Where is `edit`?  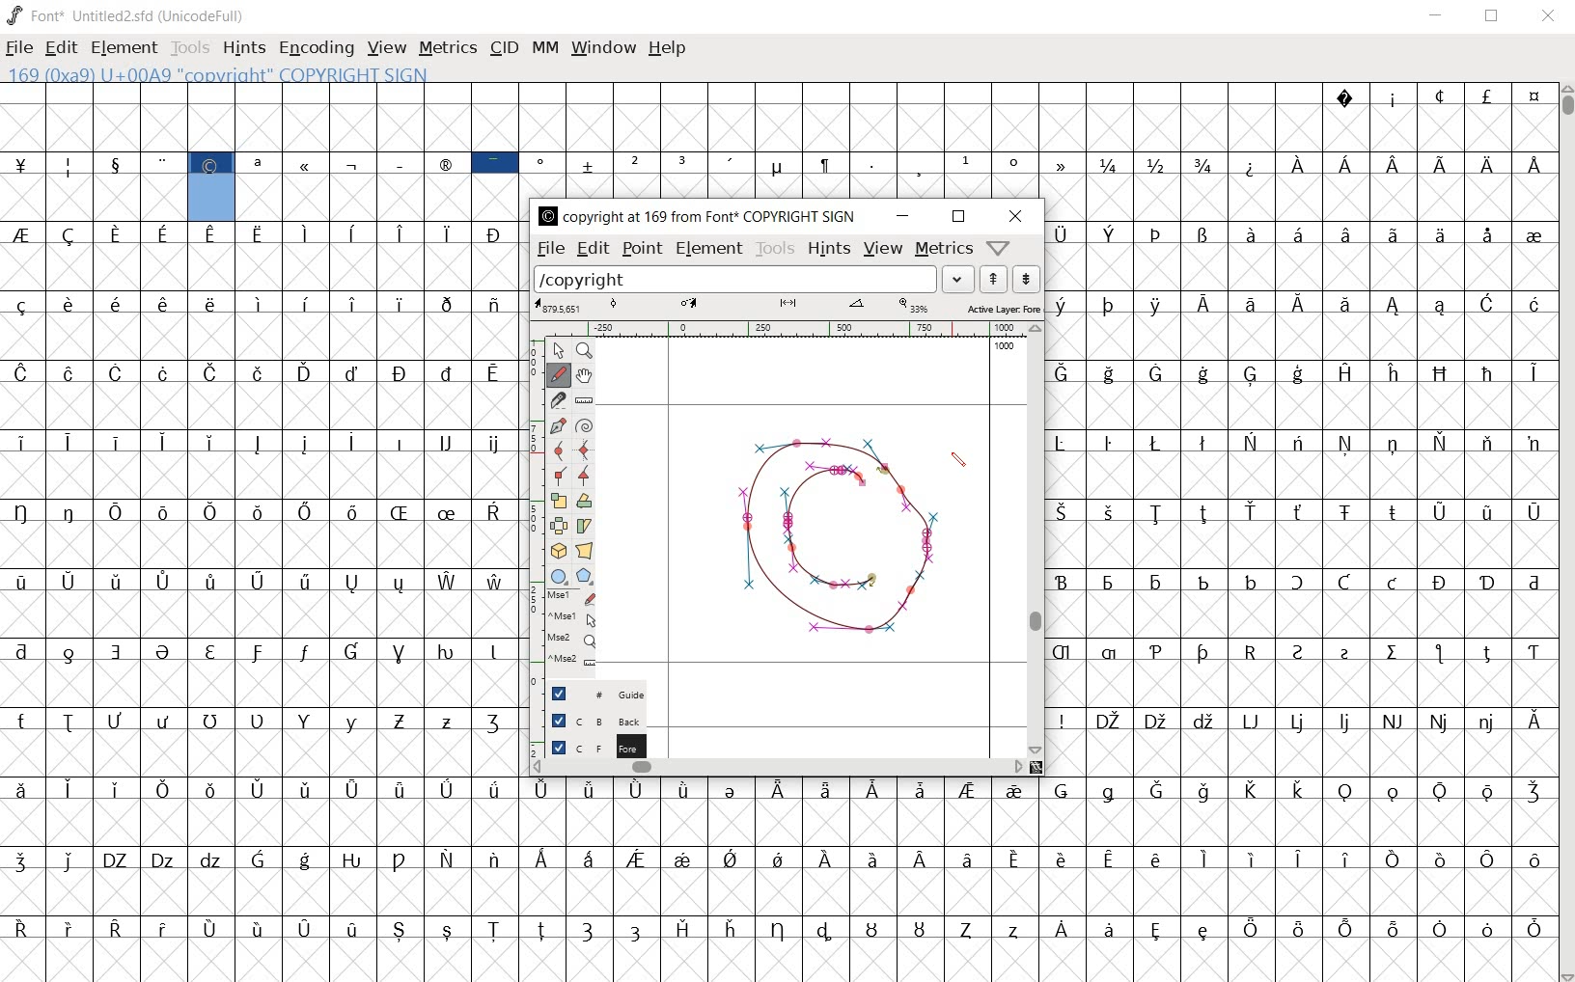 edit is located at coordinates (59, 45).